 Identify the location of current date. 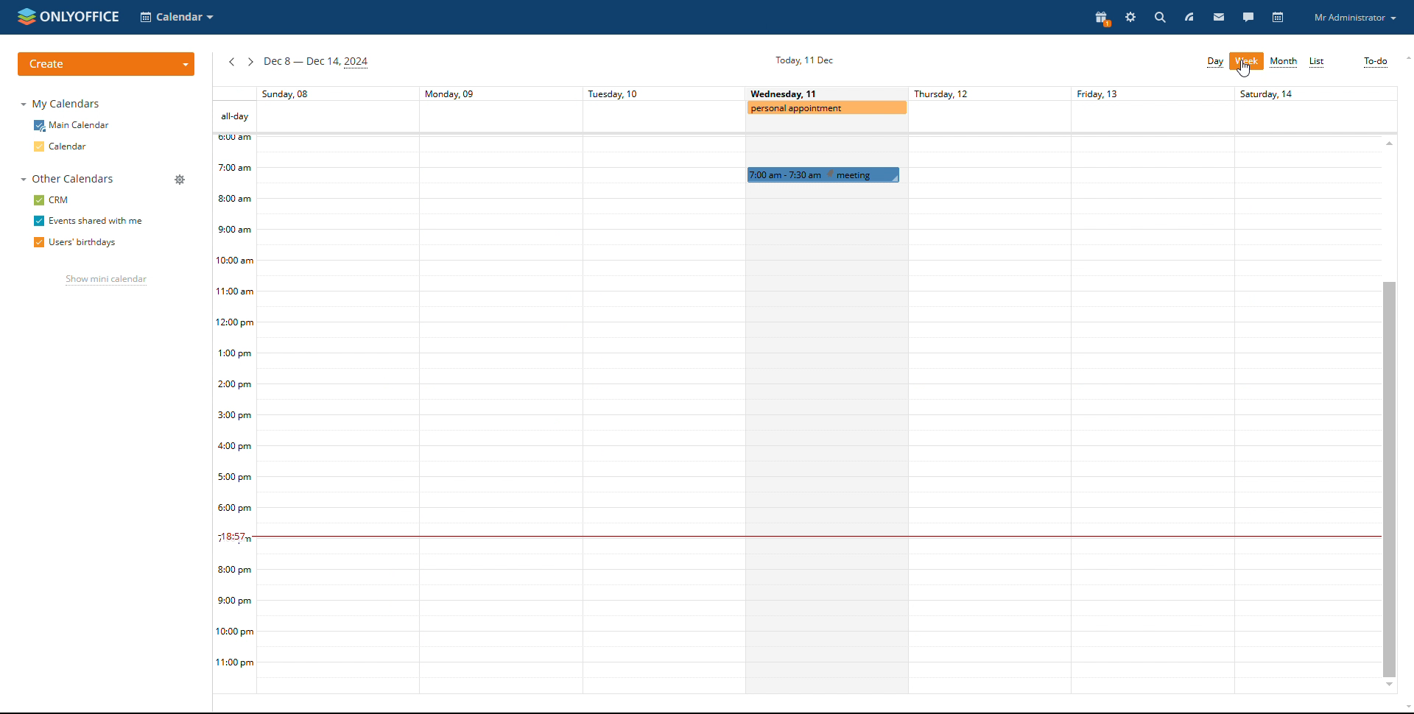
(803, 60).